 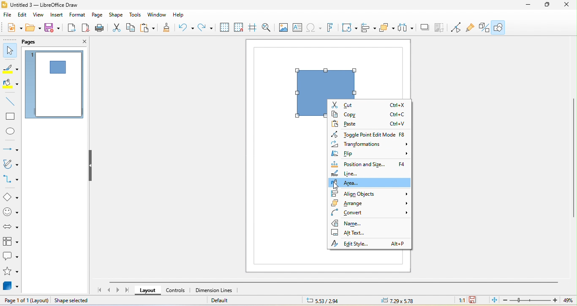 I want to click on print, so click(x=100, y=29).